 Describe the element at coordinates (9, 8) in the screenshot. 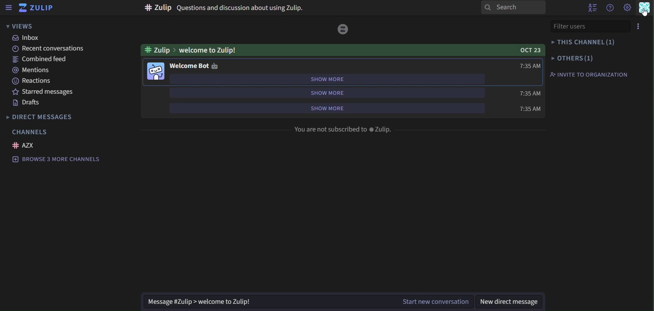

I see `sidebar` at that location.